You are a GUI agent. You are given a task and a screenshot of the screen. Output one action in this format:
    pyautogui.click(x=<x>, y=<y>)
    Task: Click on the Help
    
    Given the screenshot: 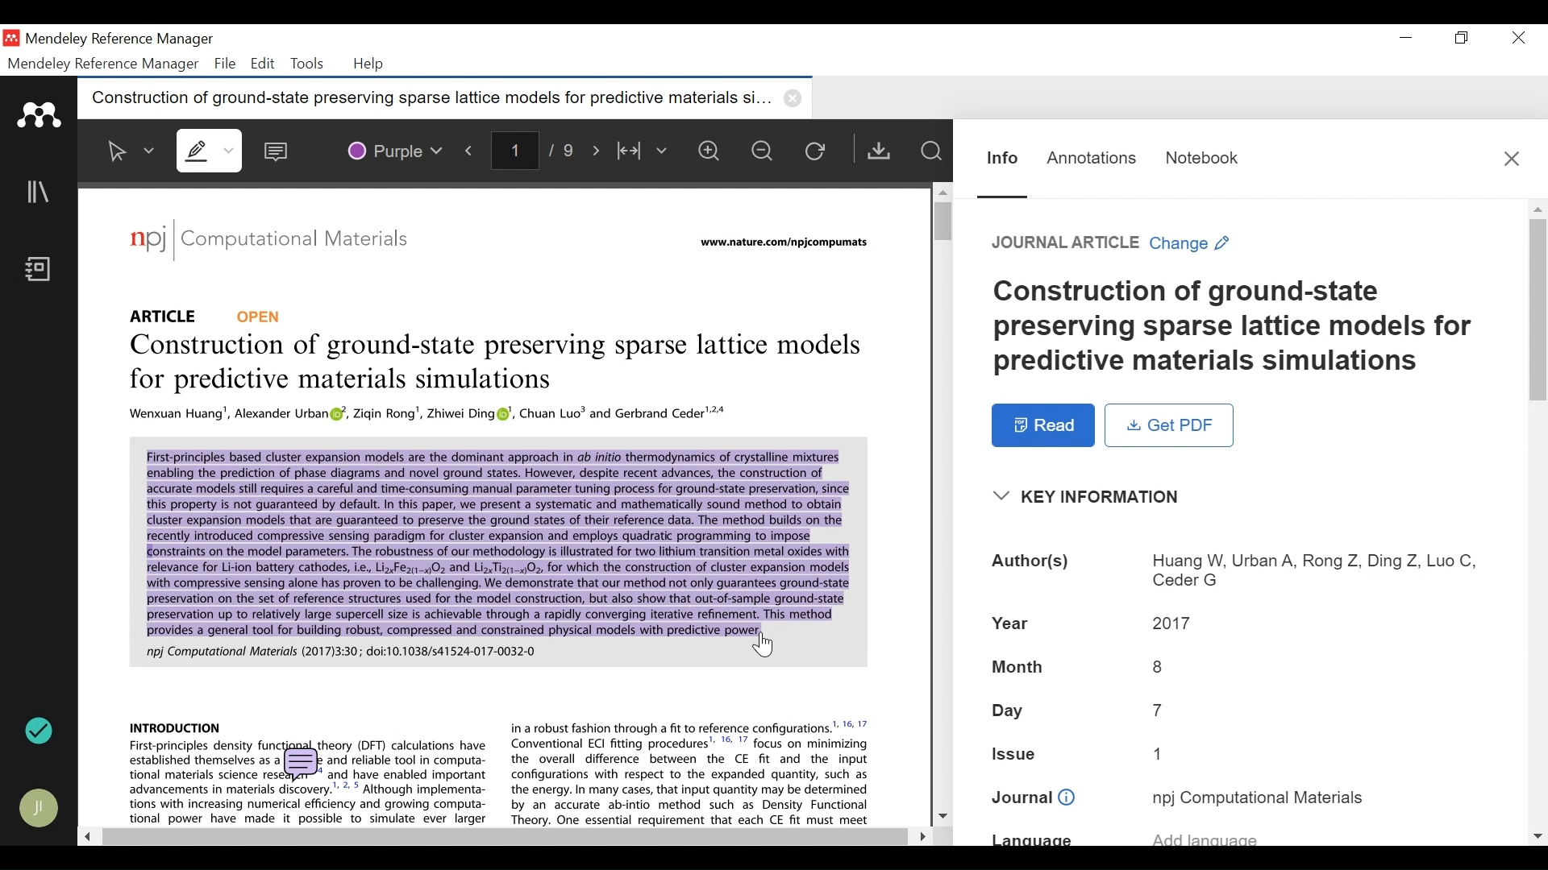 What is the action you would take?
    pyautogui.click(x=370, y=64)
    